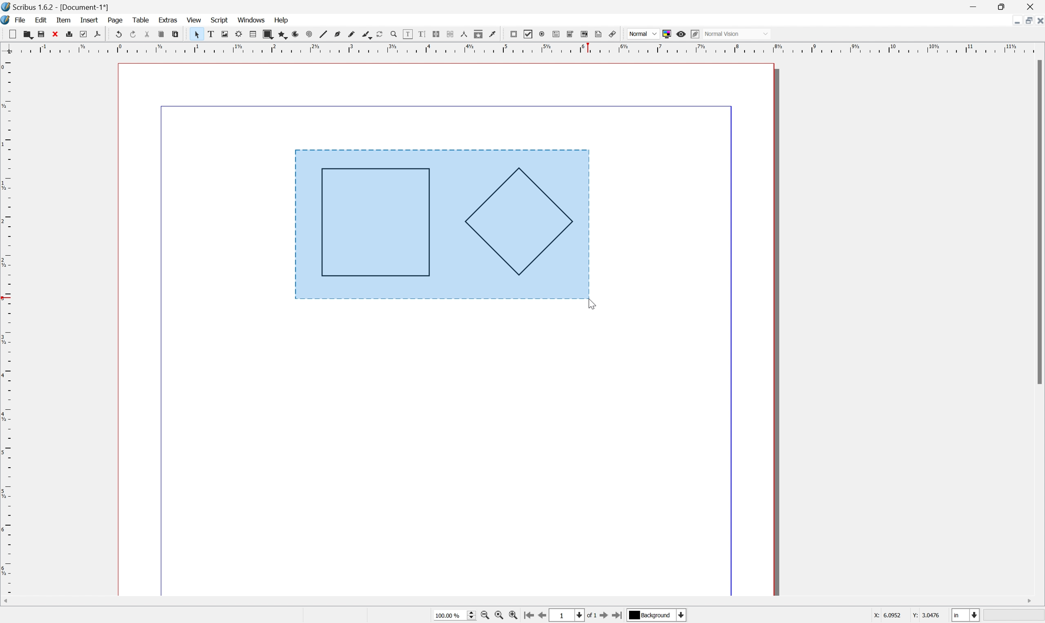  I want to click on Link annotation, so click(613, 34).